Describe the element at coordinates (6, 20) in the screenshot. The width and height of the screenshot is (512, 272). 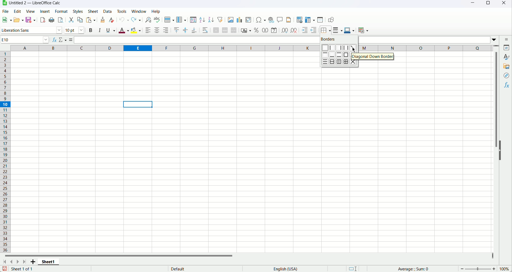
I see `New` at that location.